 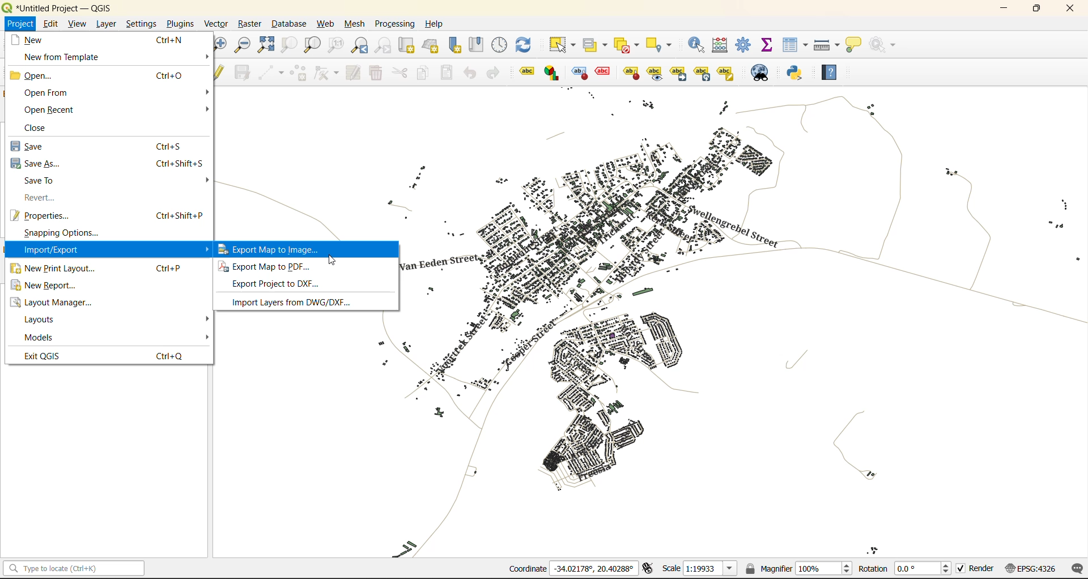 What do you see at coordinates (249, 23) in the screenshot?
I see `raster` at bounding box center [249, 23].